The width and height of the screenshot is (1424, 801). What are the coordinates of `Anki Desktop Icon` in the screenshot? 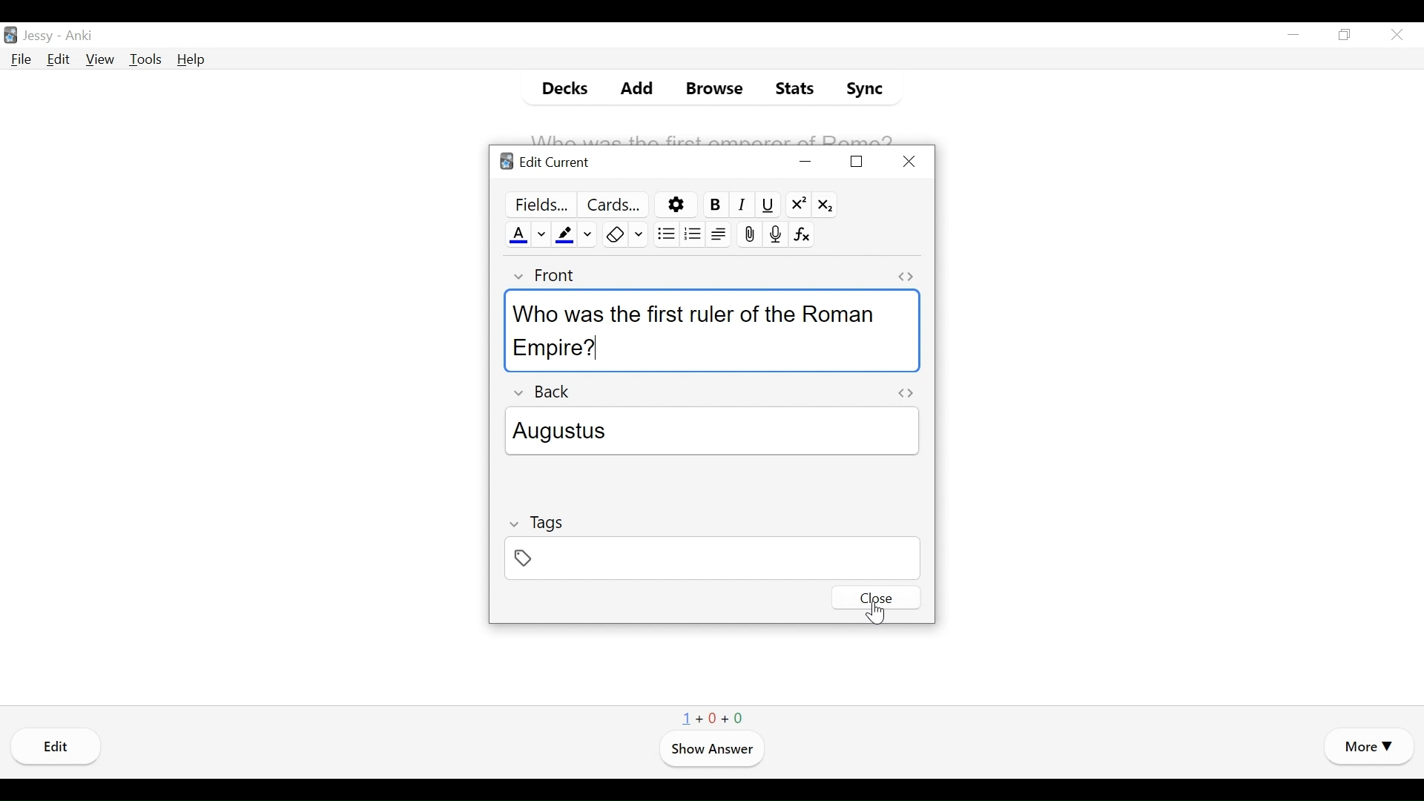 It's located at (10, 34).